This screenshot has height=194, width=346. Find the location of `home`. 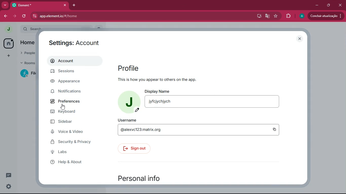

home is located at coordinates (27, 43).